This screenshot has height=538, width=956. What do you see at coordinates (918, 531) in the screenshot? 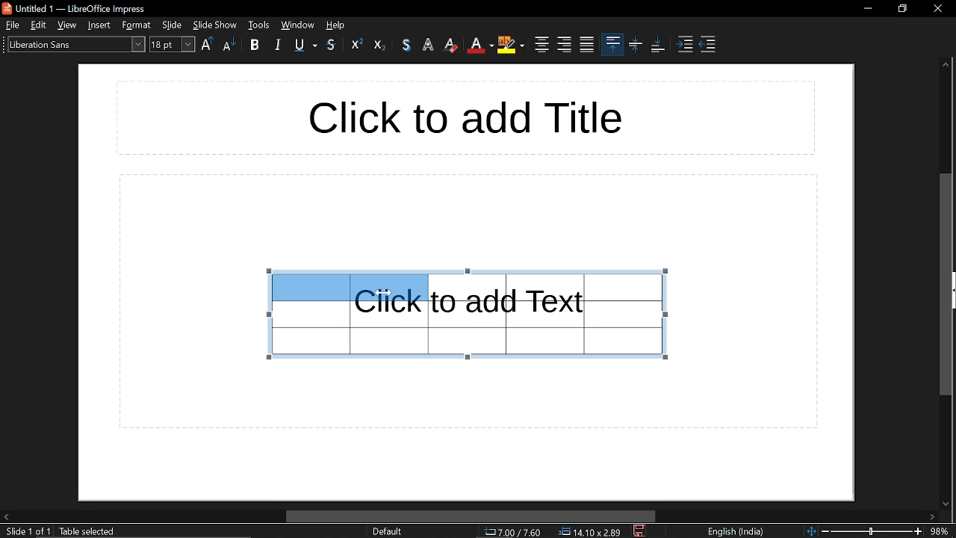
I see `zoom in` at bounding box center [918, 531].